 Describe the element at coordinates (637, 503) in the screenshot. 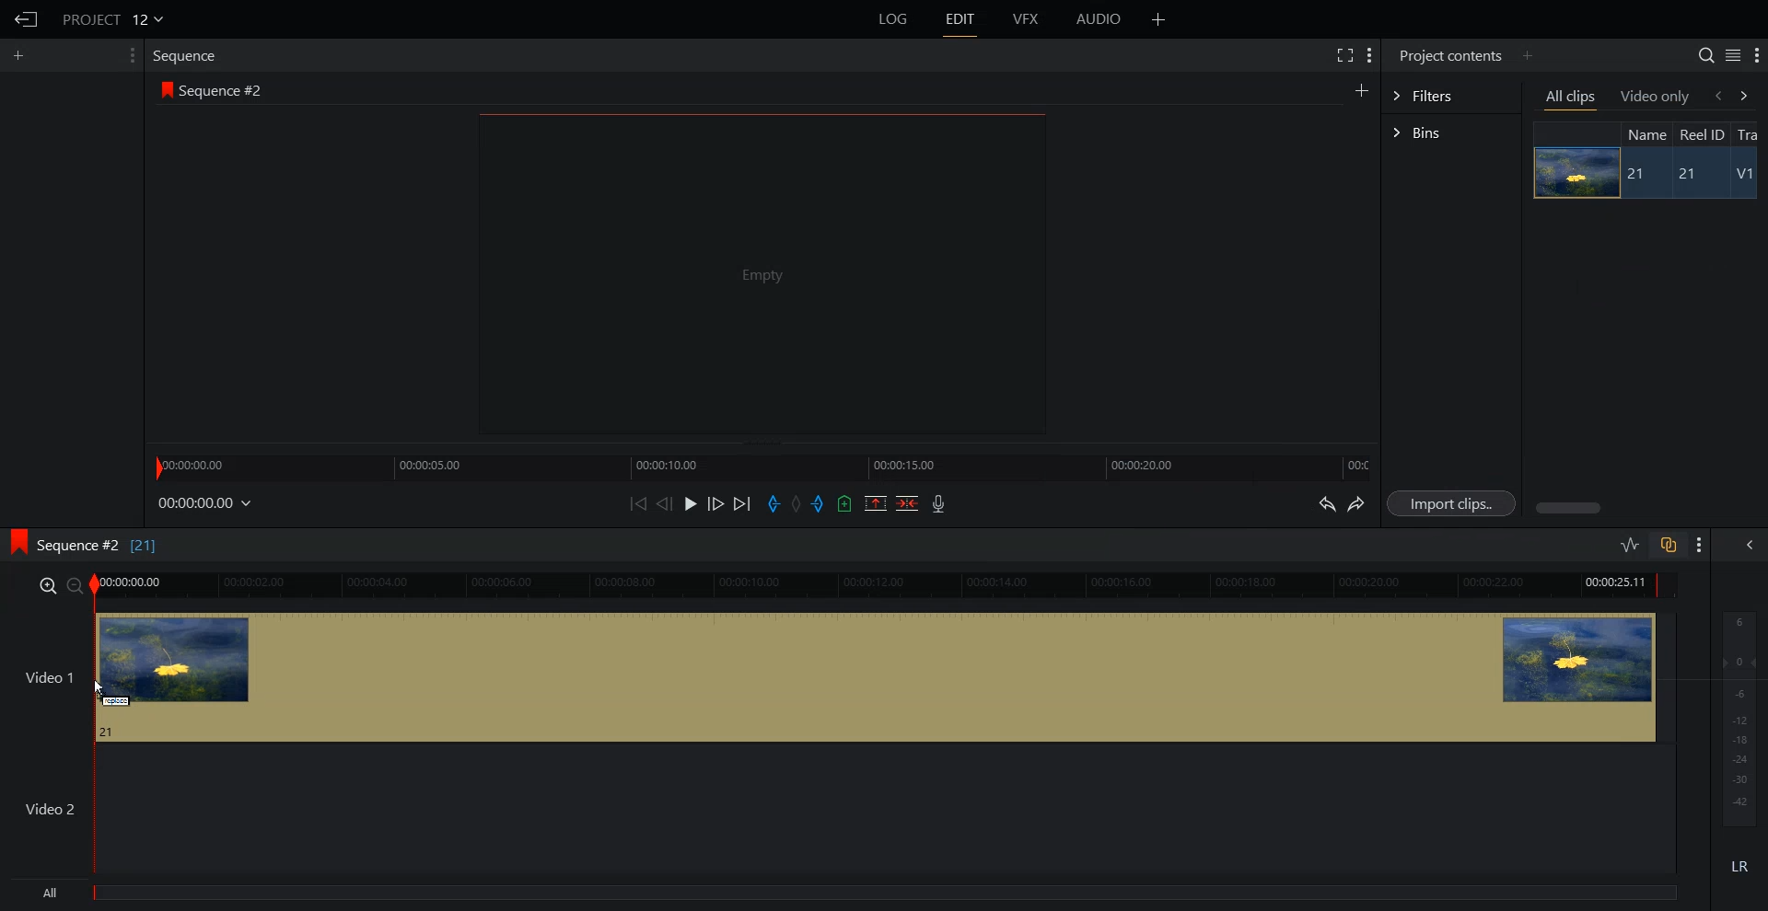

I see `Move Backward` at that location.